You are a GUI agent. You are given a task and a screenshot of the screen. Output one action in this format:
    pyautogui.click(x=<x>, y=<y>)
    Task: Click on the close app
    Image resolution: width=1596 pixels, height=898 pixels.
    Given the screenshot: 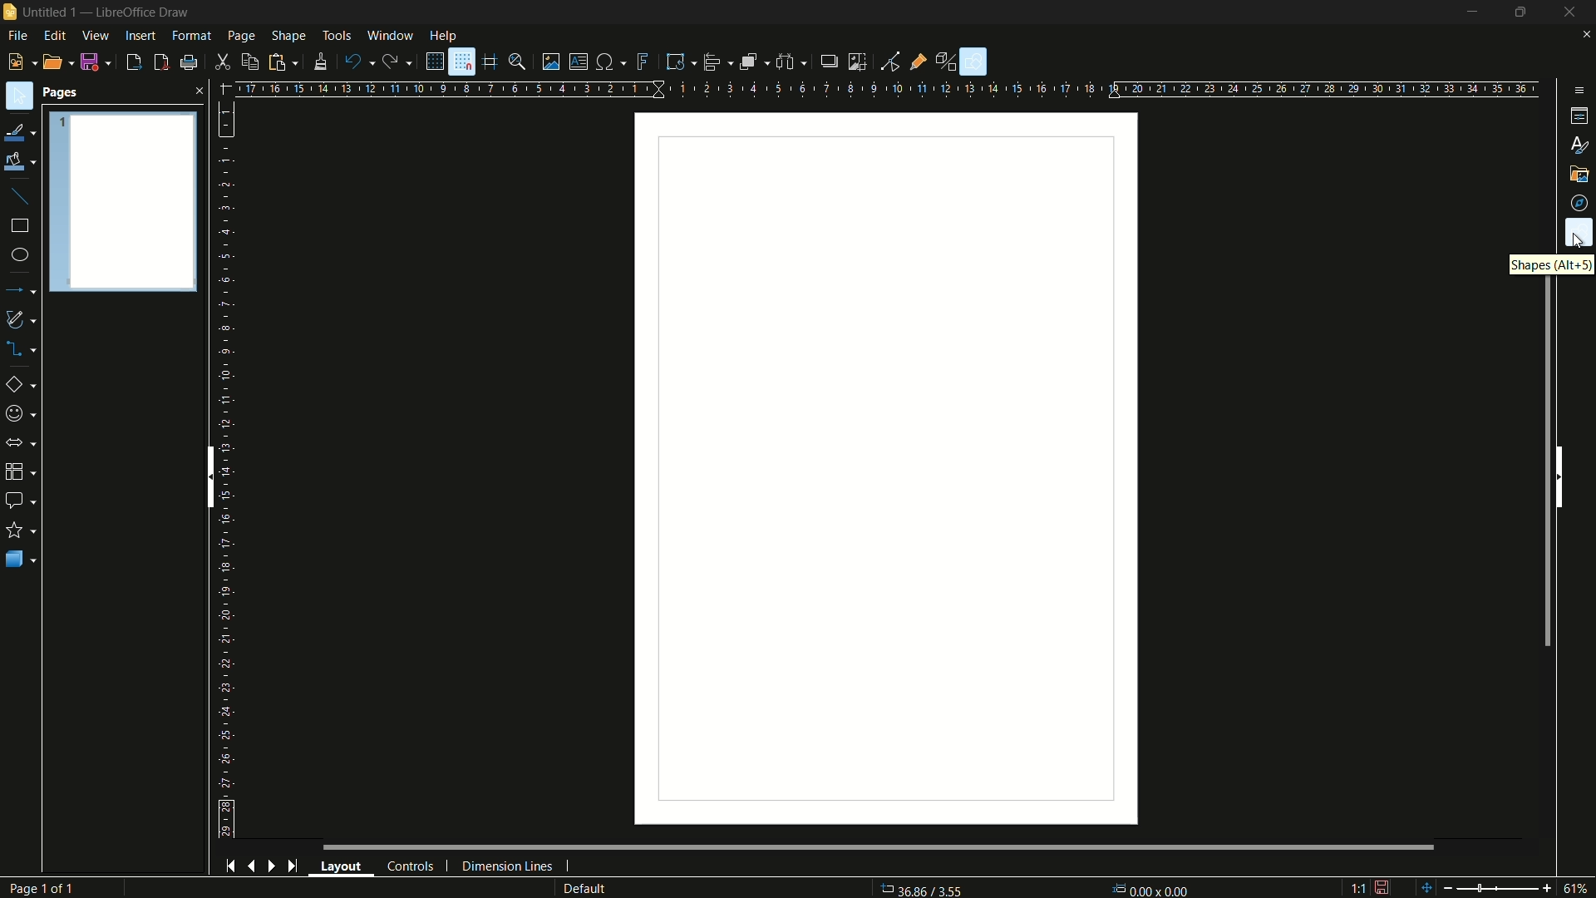 What is the action you would take?
    pyautogui.click(x=1574, y=12)
    